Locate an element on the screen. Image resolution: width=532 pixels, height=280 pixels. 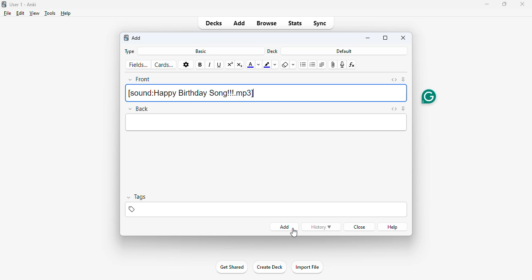
unordered list is located at coordinates (303, 65).